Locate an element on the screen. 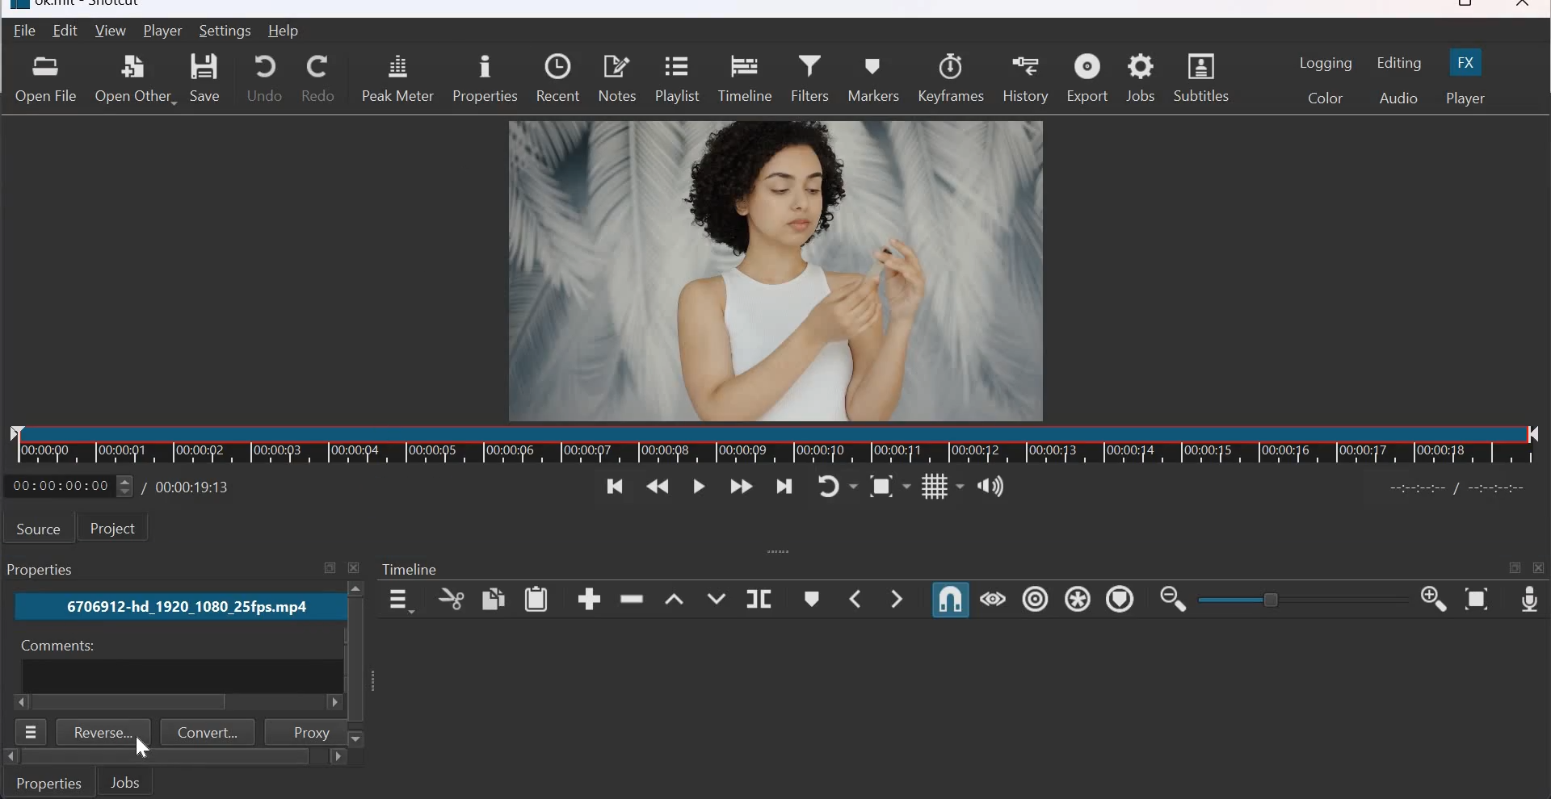 The width and height of the screenshot is (1551, 799). FX is located at coordinates (1467, 61).